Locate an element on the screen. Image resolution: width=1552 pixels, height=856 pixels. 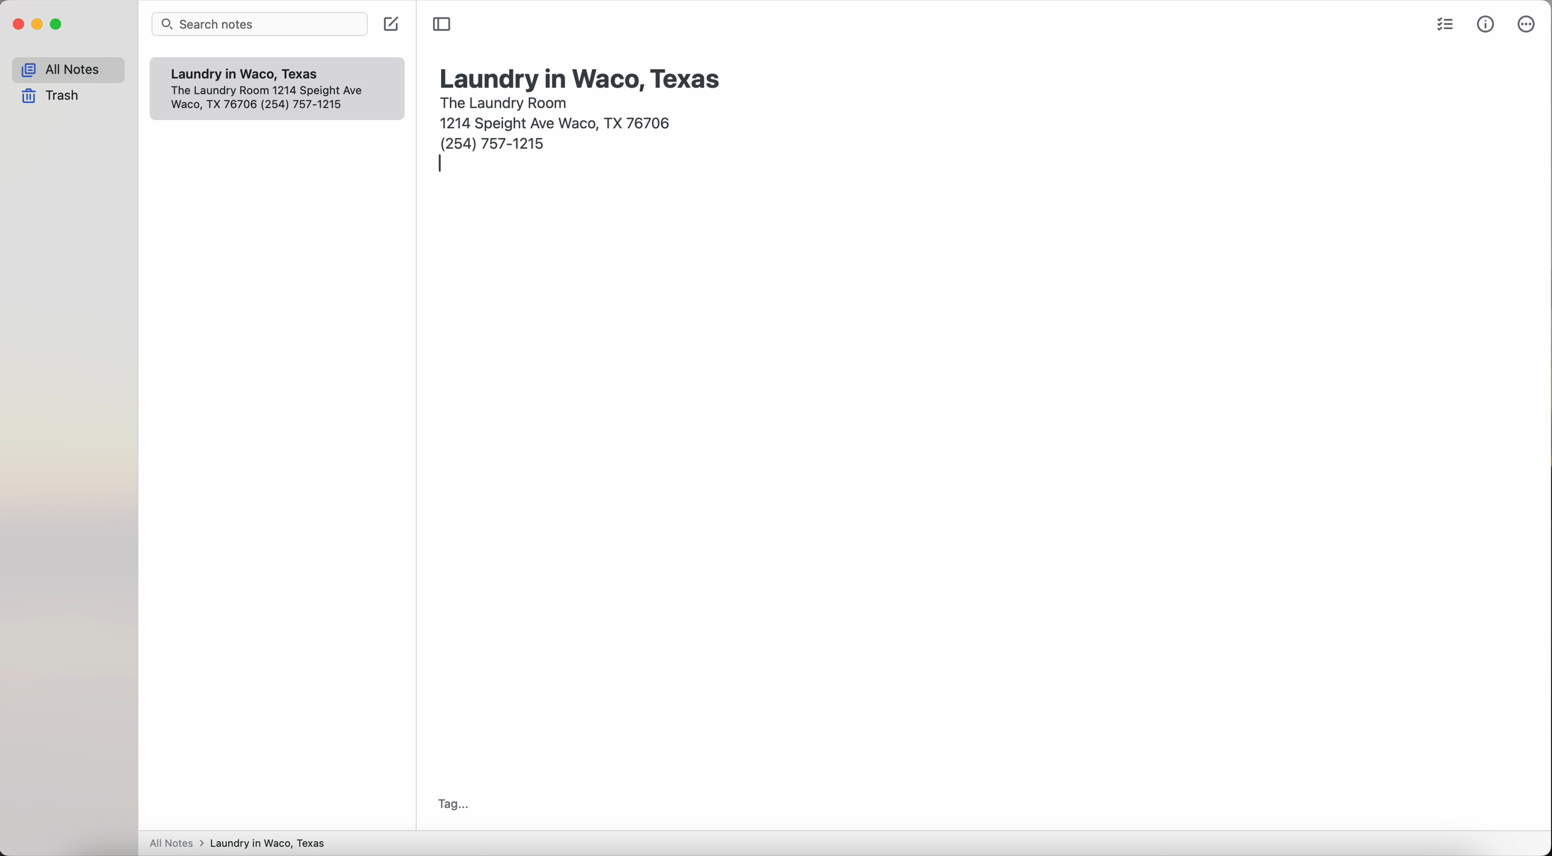
tag is located at coordinates (449, 804).